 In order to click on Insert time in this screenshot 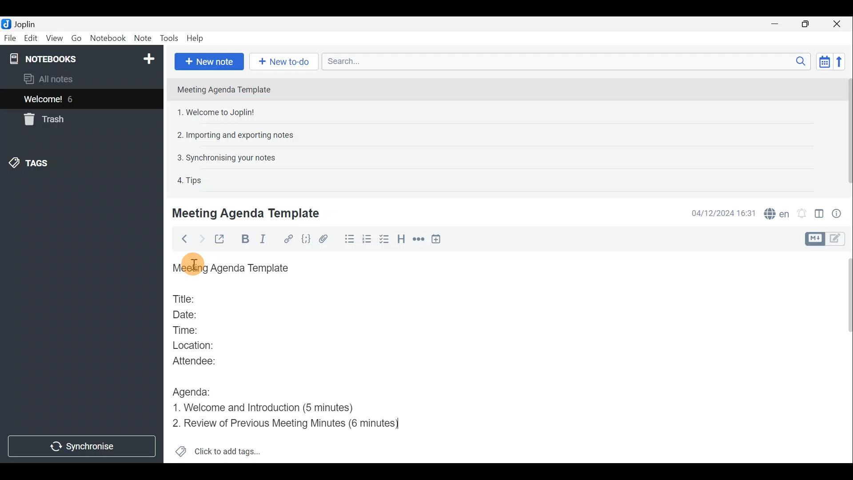, I will do `click(438, 240)`.